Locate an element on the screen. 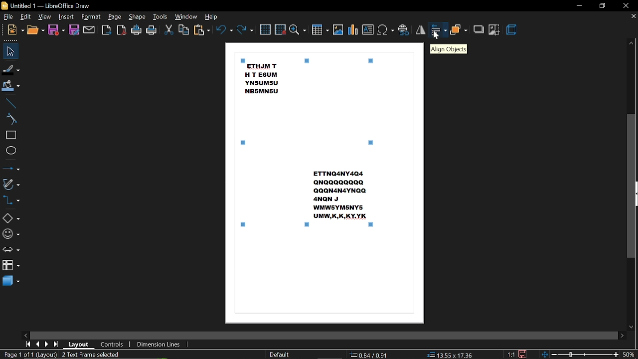 This screenshot has width=638, height=359. copy  is located at coordinates (184, 29).